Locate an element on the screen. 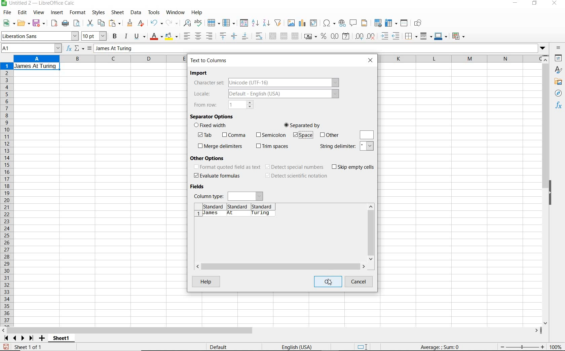  edit is located at coordinates (23, 13).